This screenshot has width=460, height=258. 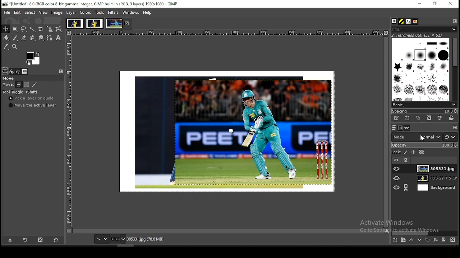 What do you see at coordinates (33, 58) in the screenshot?
I see `color` at bounding box center [33, 58].